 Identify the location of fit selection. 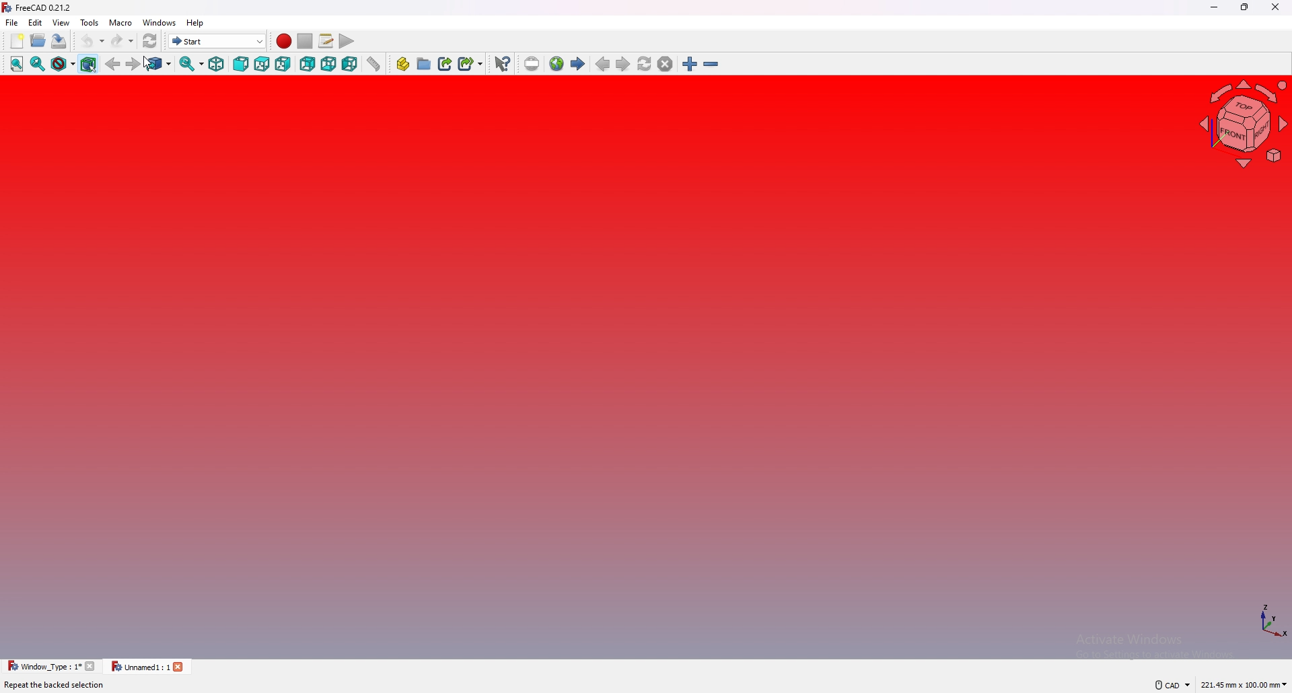
(39, 63).